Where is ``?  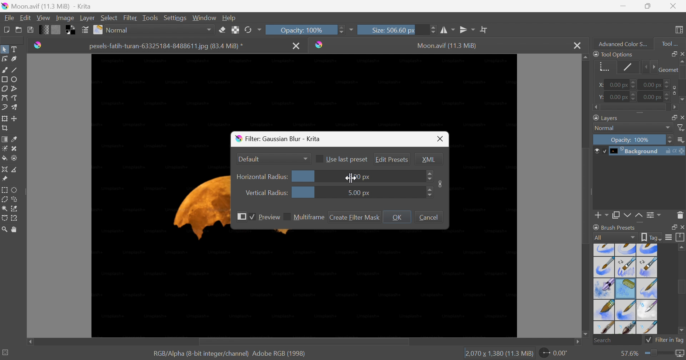
 is located at coordinates (613, 55).